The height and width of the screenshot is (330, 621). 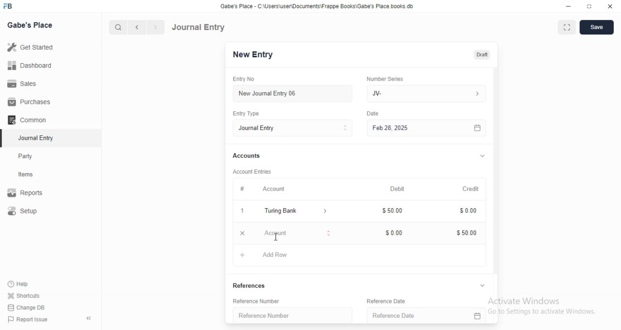 What do you see at coordinates (32, 212) in the screenshot?
I see `Setup` at bounding box center [32, 212].